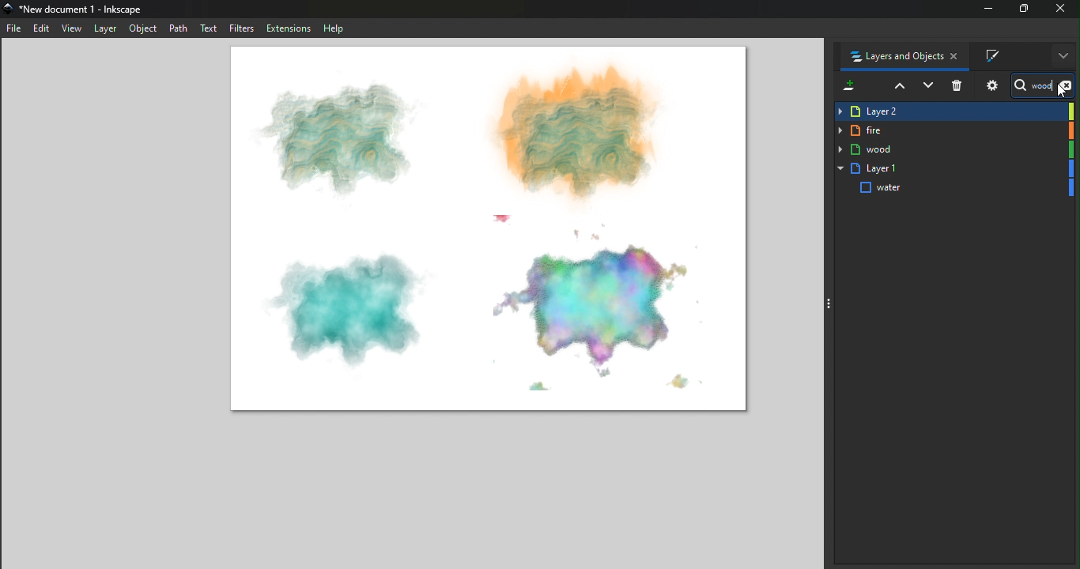 The image size is (1080, 569). What do you see at coordinates (1059, 90) in the screenshot?
I see `cursor` at bounding box center [1059, 90].